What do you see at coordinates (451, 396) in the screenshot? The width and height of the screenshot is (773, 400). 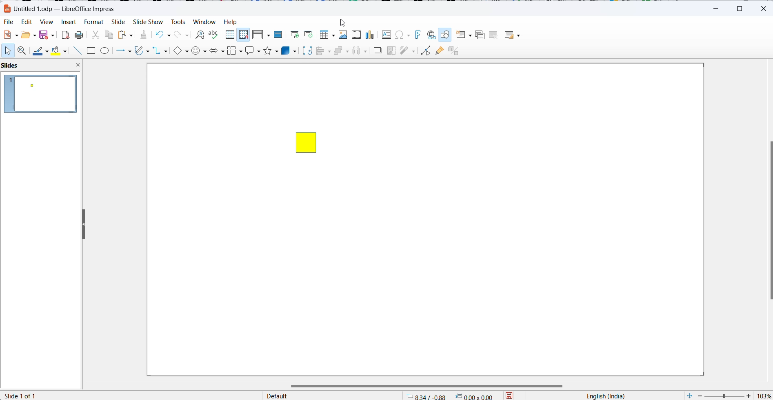 I see `cursor mapping` at bounding box center [451, 396].